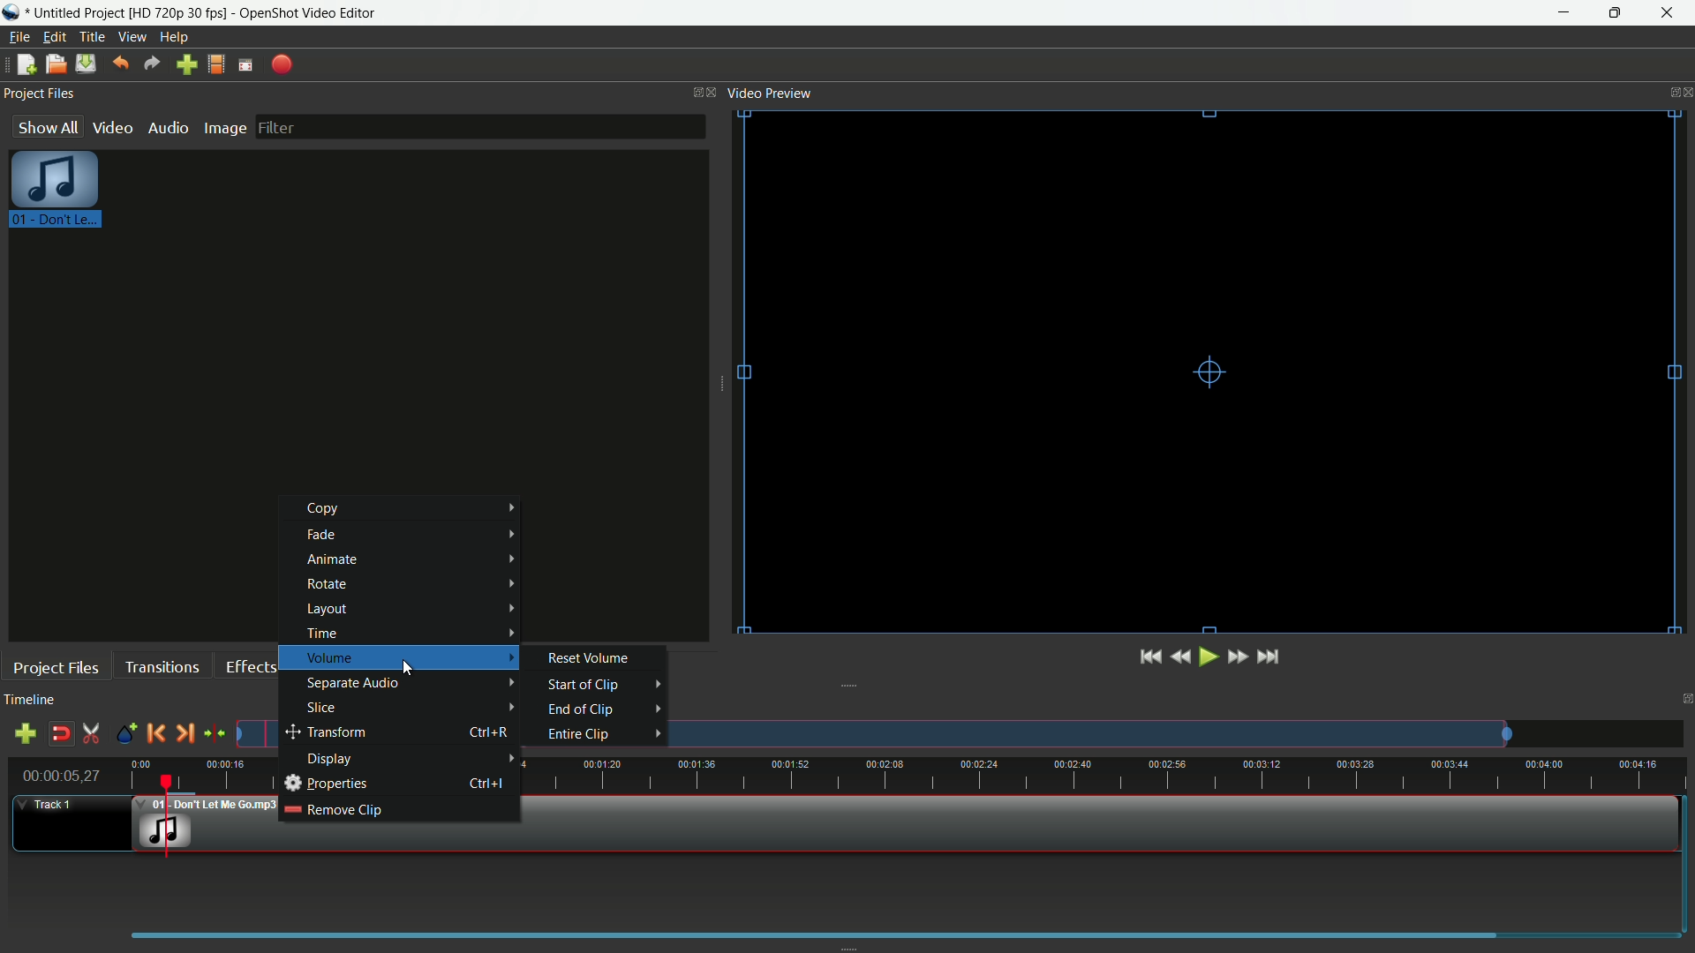 This screenshot has width=1695, height=953. What do you see at coordinates (335, 809) in the screenshot?
I see `remove clip` at bounding box center [335, 809].